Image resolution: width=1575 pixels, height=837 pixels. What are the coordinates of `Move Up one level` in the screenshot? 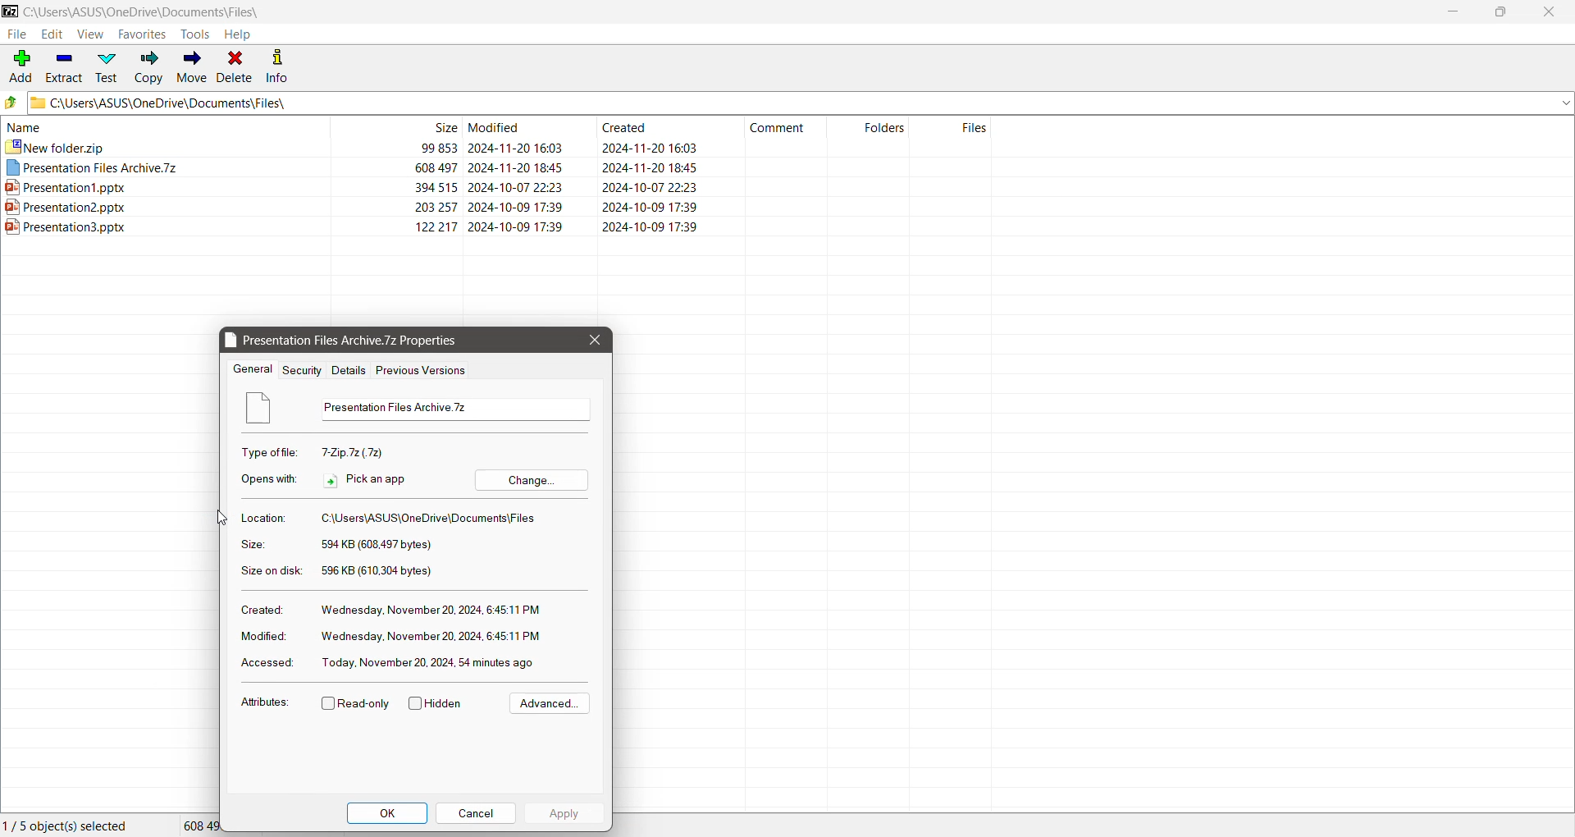 It's located at (13, 103).